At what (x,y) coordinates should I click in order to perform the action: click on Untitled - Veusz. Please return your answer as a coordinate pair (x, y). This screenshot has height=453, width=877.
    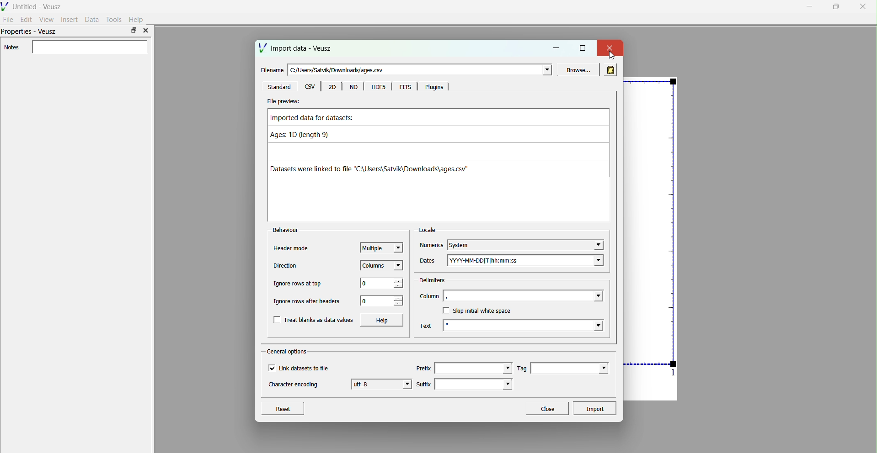
    Looking at the image, I should click on (33, 5).